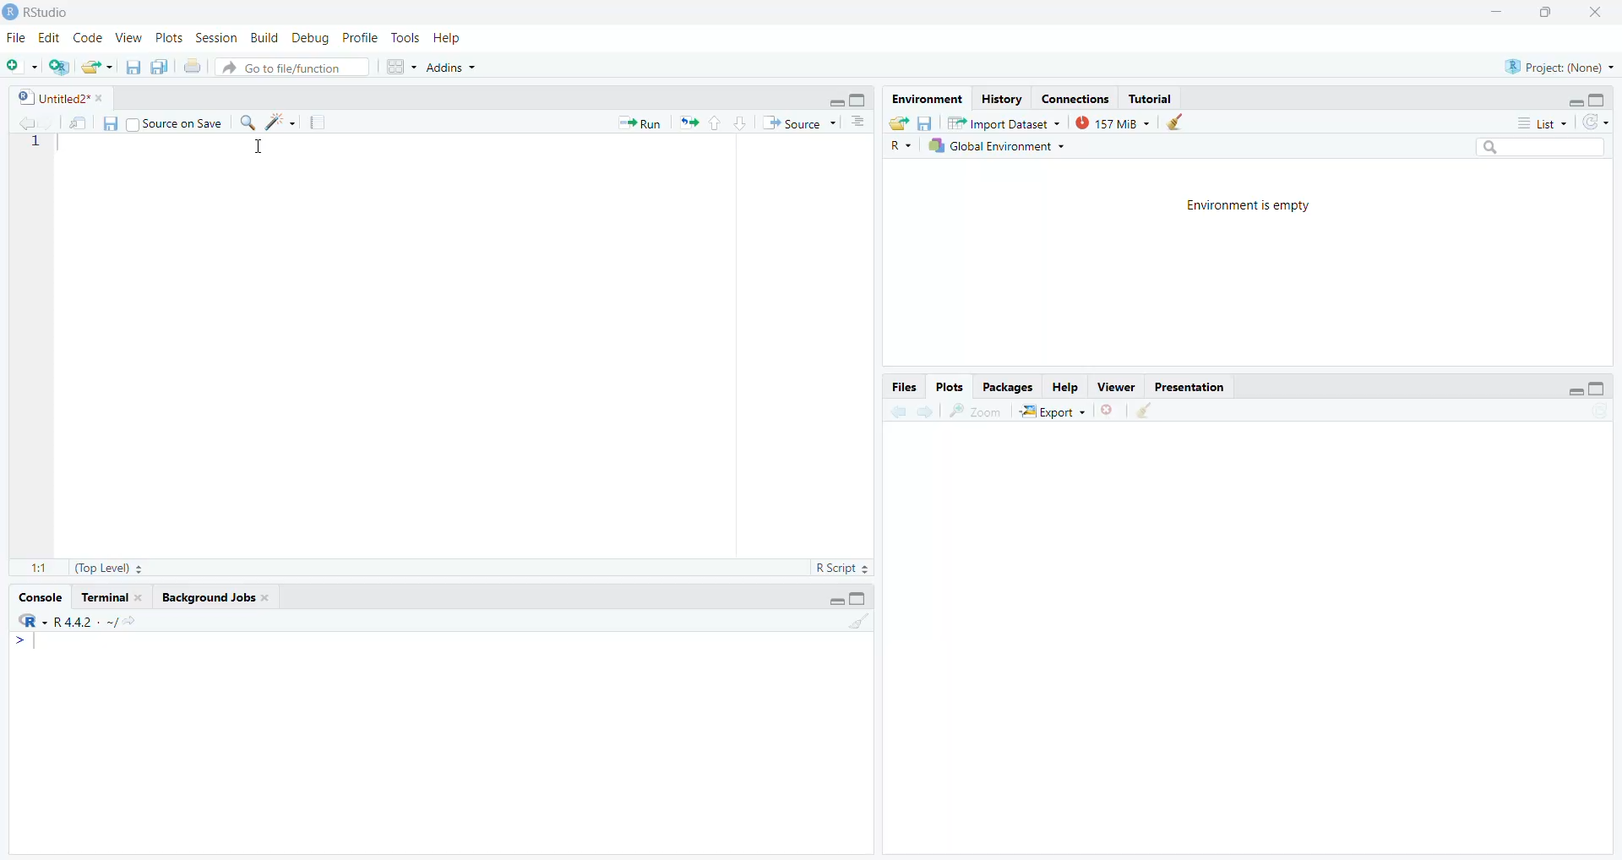 The image size is (1622, 860). Describe the element at coordinates (1595, 13) in the screenshot. I see `close` at that location.